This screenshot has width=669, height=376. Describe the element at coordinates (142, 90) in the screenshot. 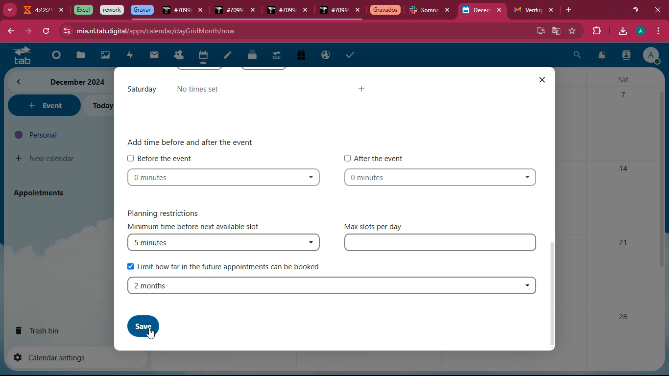

I see `aturday` at that location.